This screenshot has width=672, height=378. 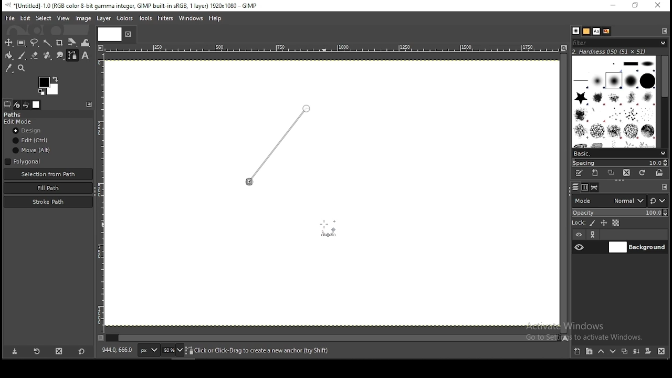 I want to click on color picker tool, so click(x=9, y=68).